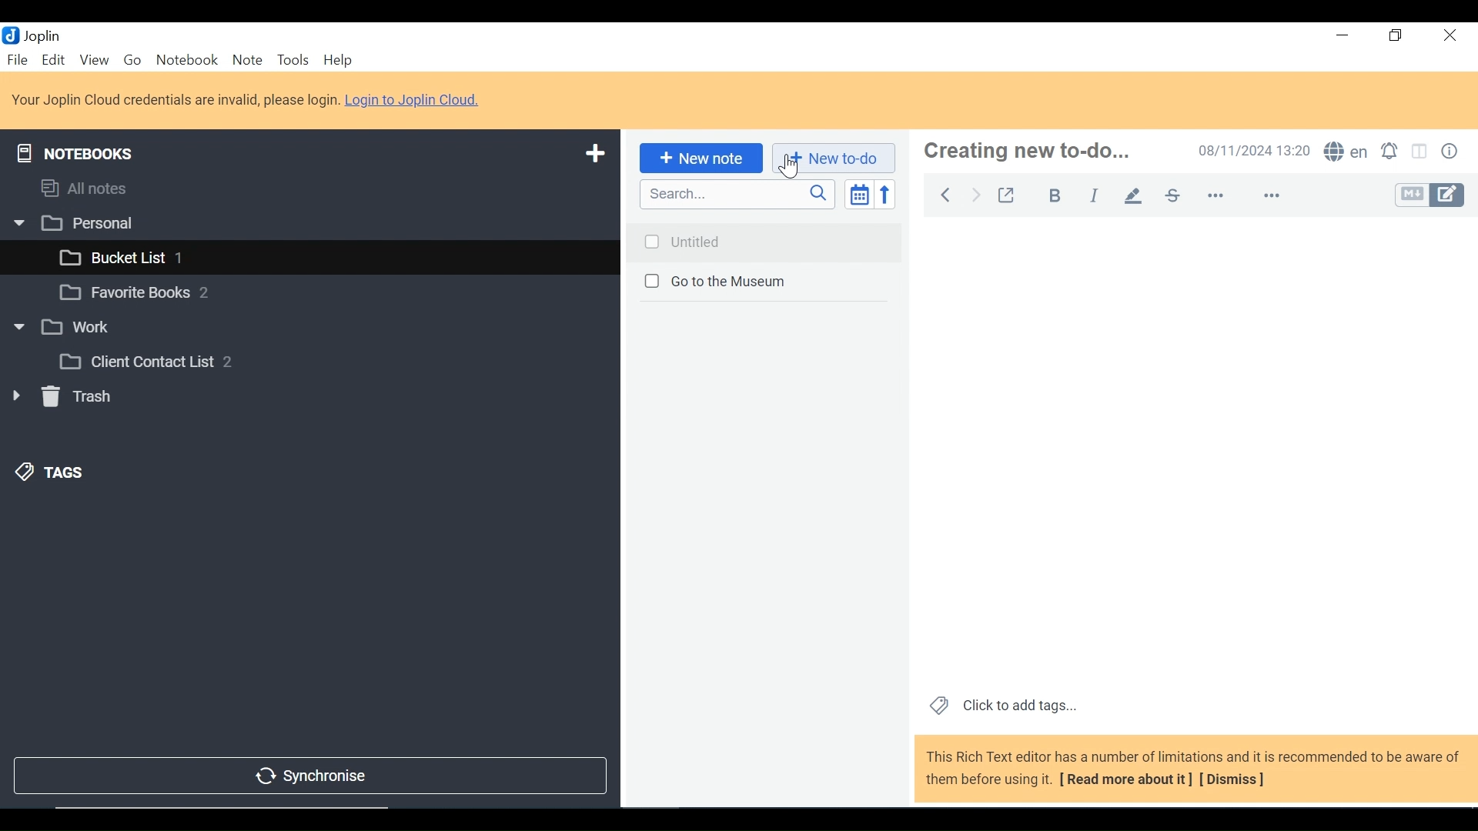  Describe the element at coordinates (51, 472) in the screenshot. I see `Tags` at that location.